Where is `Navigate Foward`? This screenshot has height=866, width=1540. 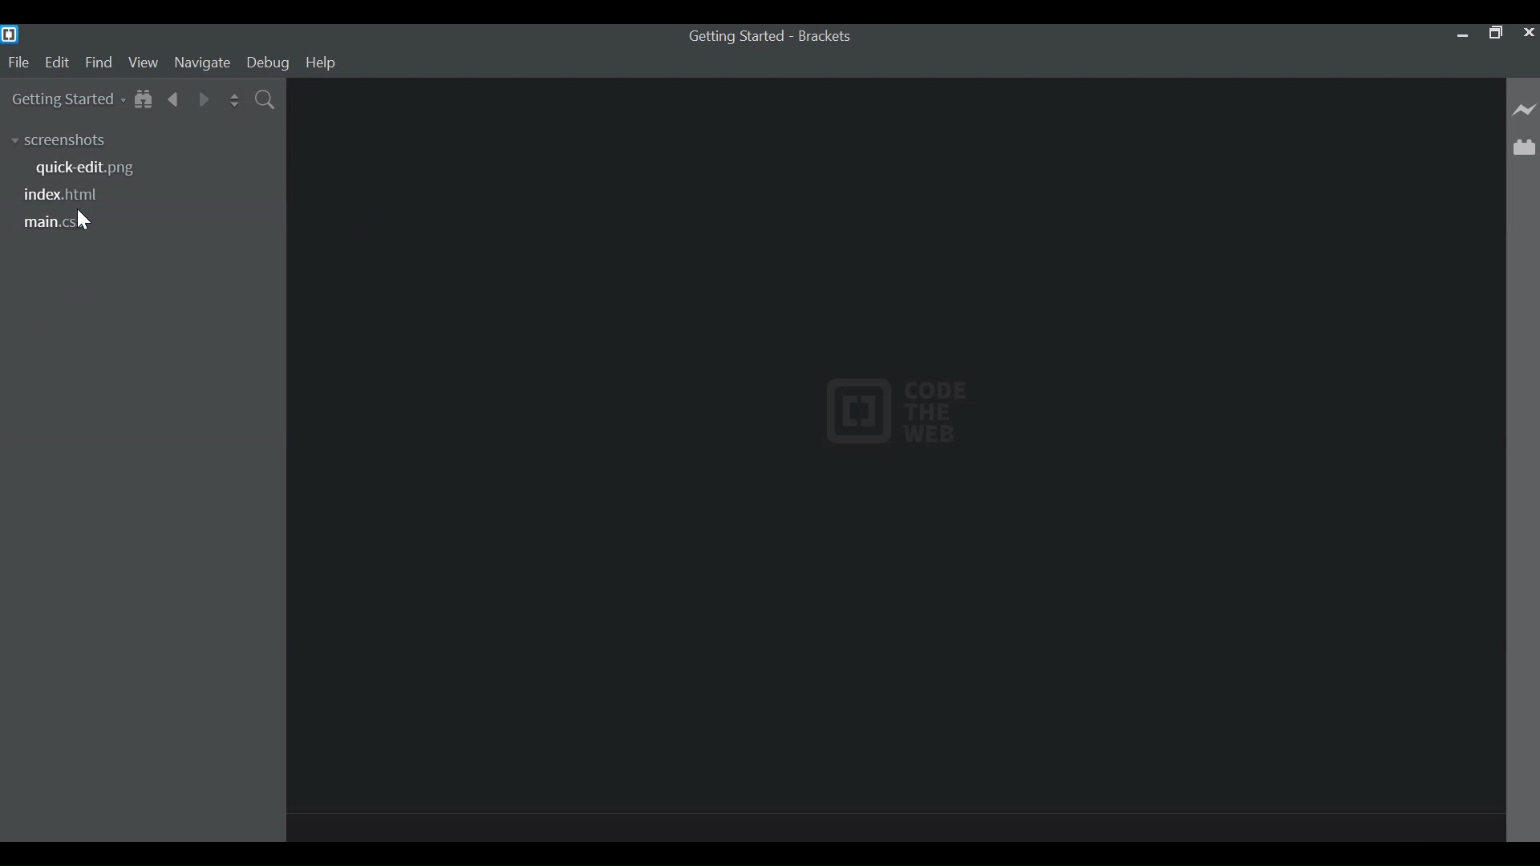
Navigate Foward is located at coordinates (204, 98).